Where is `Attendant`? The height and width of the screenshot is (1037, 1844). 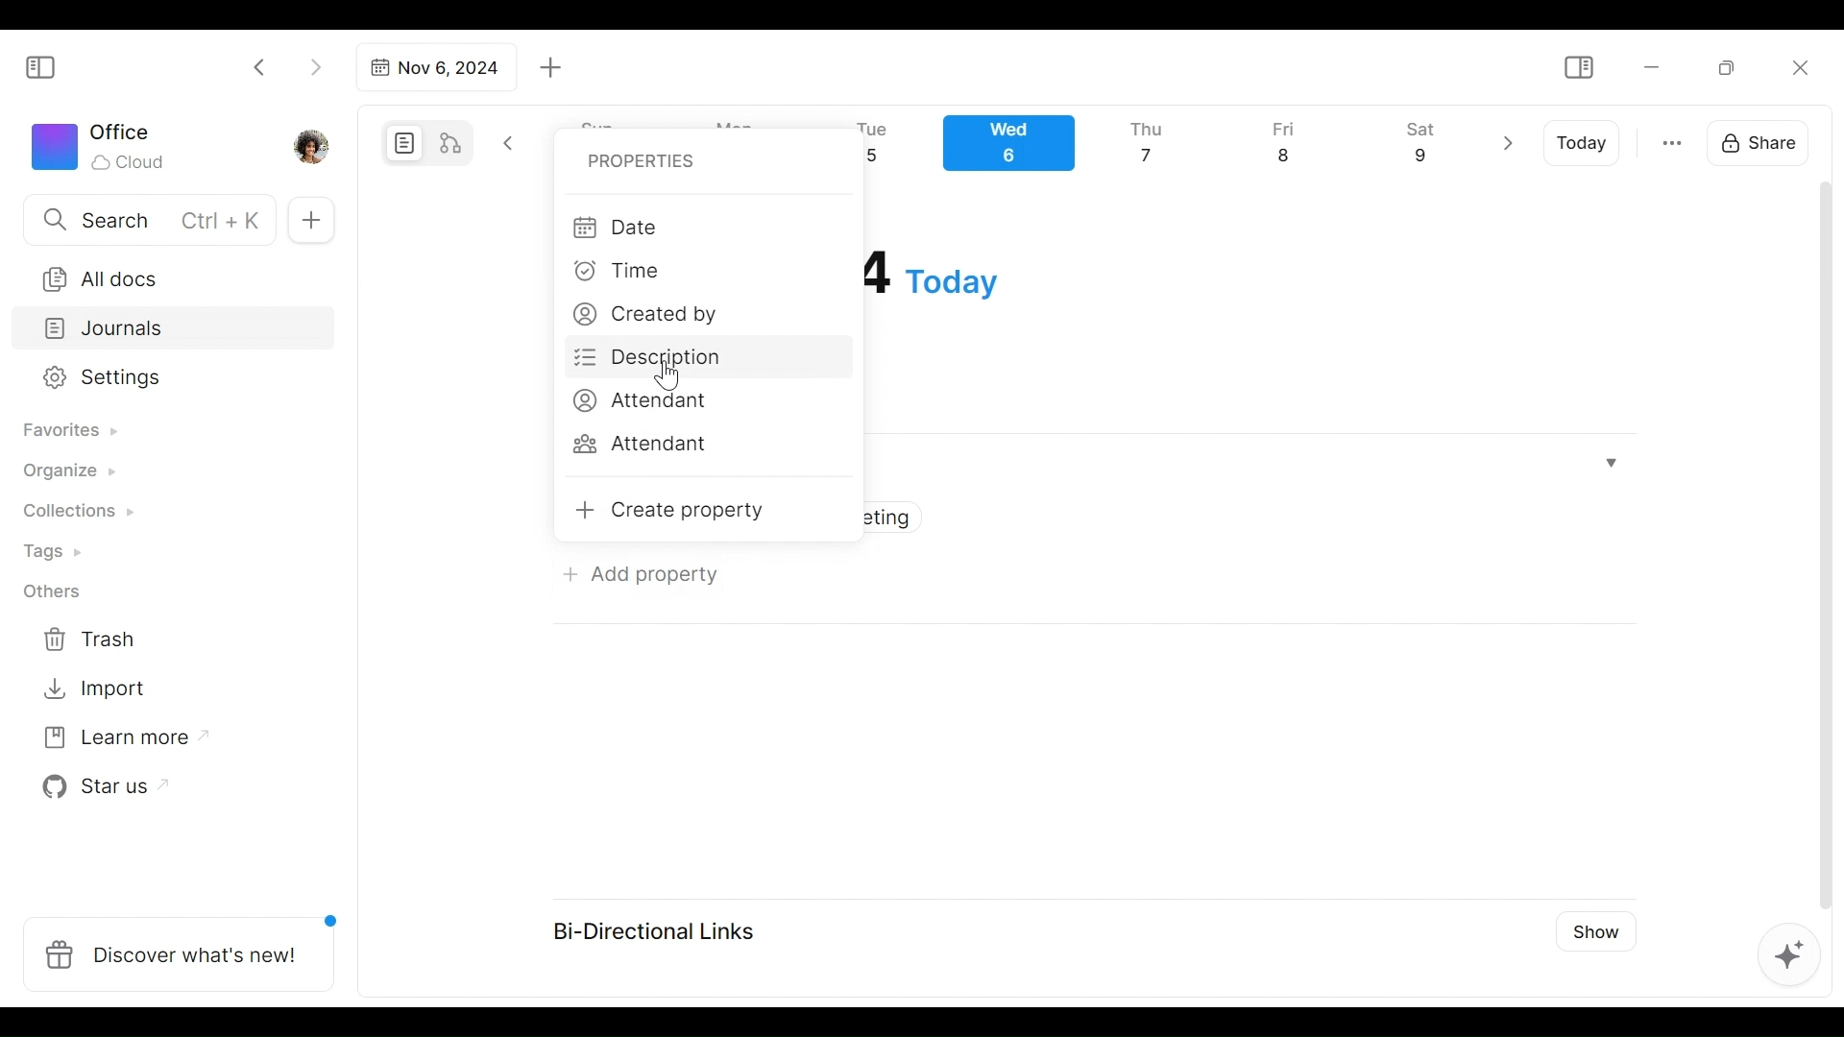 Attendant is located at coordinates (641, 446).